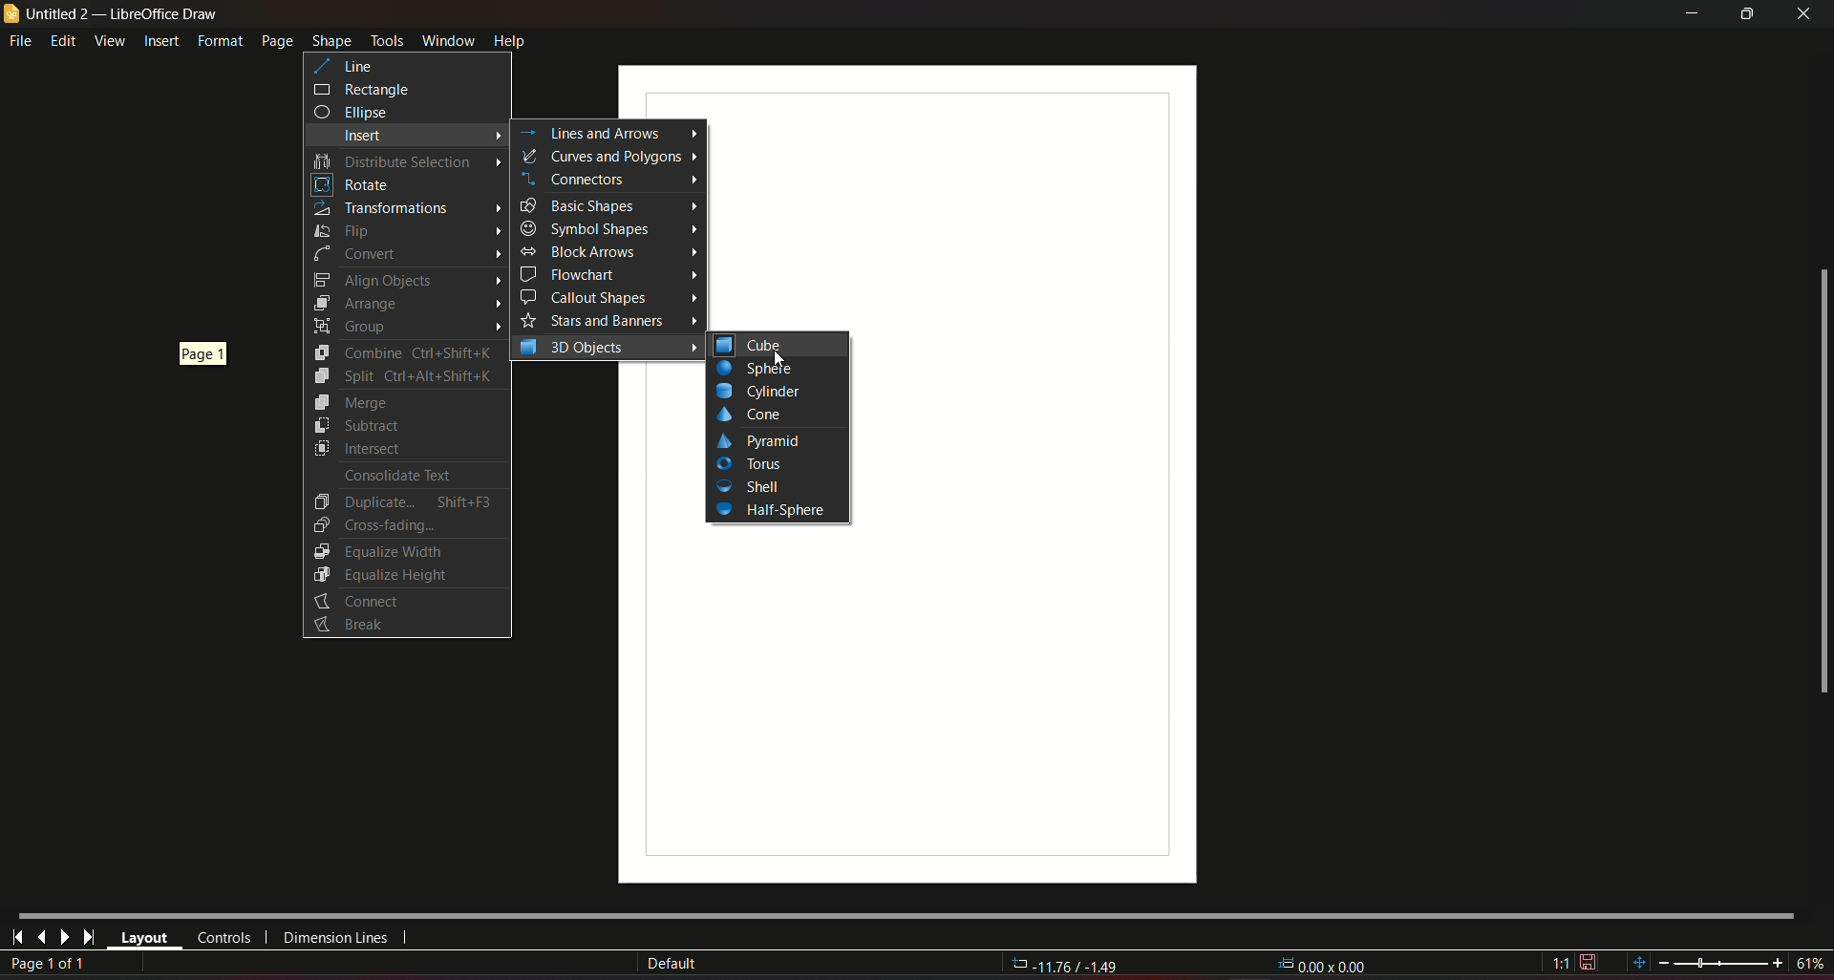 The image size is (1834, 980). Describe the element at coordinates (377, 525) in the screenshot. I see `Cross-Fading` at that location.